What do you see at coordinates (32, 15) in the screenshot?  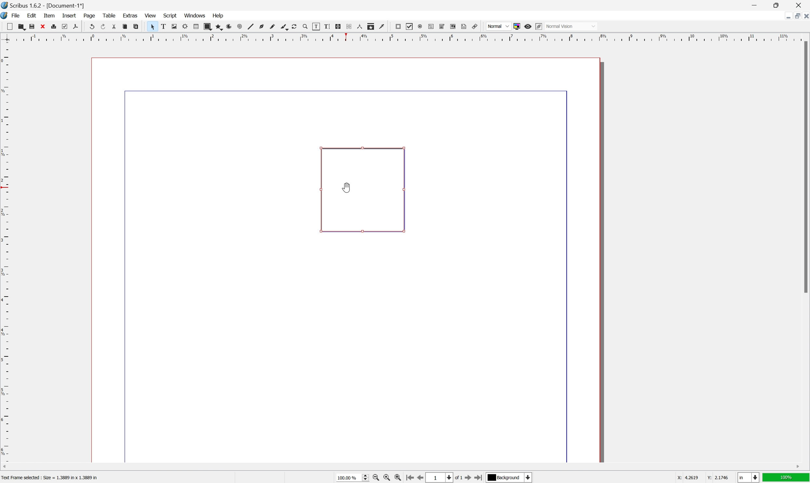 I see `edit` at bounding box center [32, 15].